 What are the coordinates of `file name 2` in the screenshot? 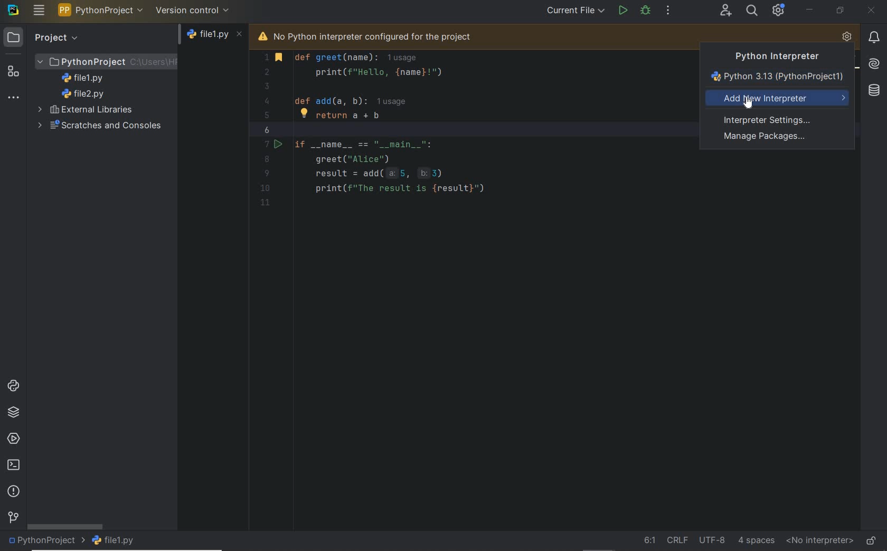 It's located at (83, 94).